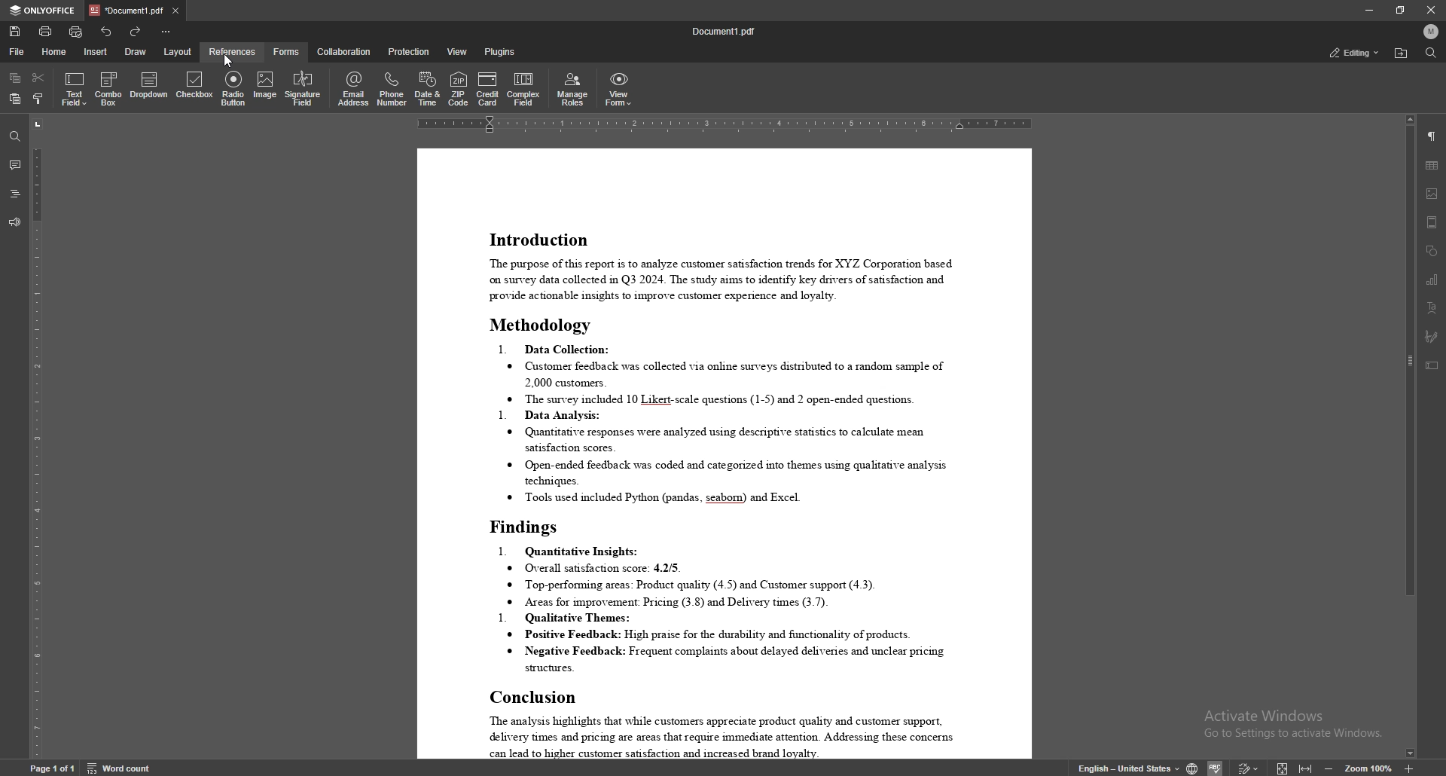 The image size is (1446, 776). What do you see at coordinates (77, 31) in the screenshot?
I see `quick print` at bounding box center [77, 31].